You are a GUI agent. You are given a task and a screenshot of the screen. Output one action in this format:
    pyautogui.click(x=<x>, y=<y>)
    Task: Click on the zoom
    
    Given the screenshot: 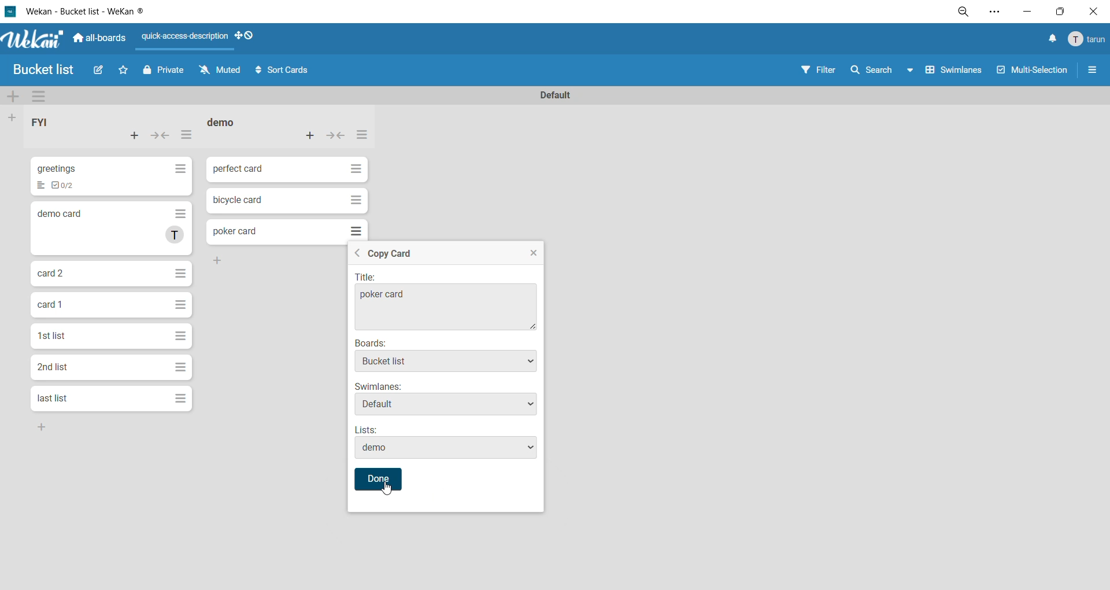 What is the action you would take?
    pyautogui.click(x=966, y=13)
    